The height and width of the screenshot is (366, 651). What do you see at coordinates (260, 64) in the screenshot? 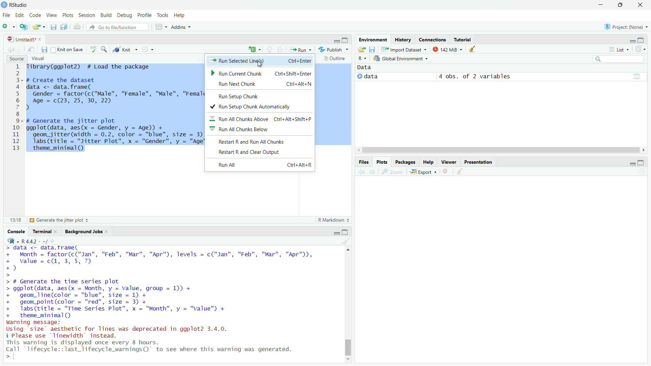
I see `cursor` at bounding box center [260, 64].